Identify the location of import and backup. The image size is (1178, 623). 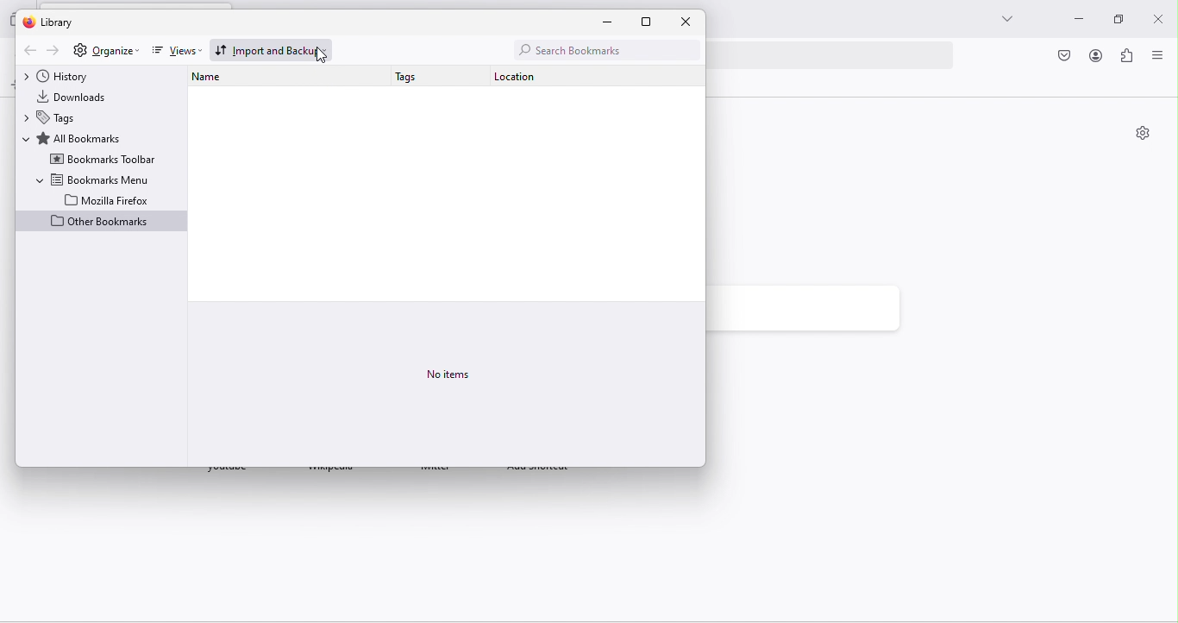
(273, 48).